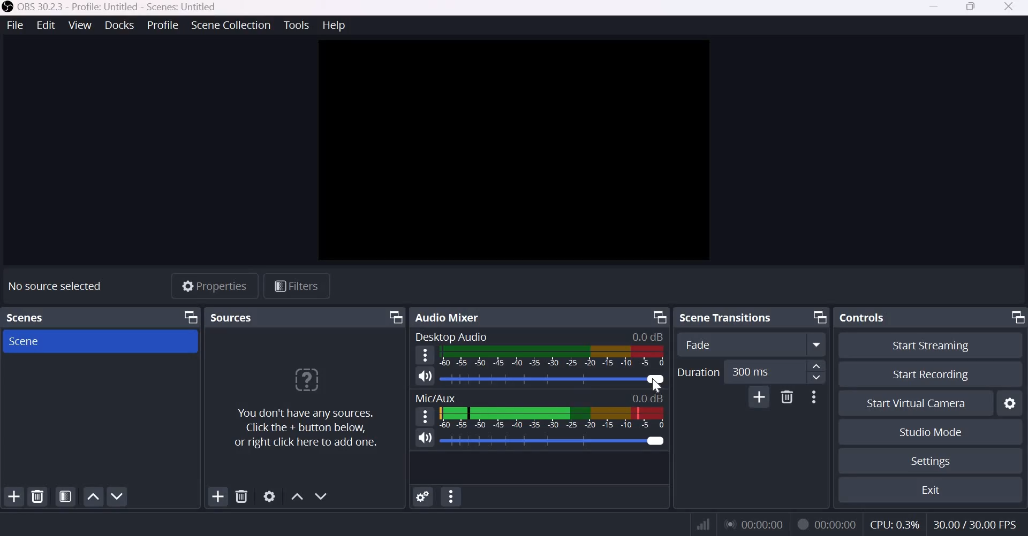 This screenshot has width=1028, height=536. Describe the element at coordinates (29, 318) in the screenshot. I see `Scenes` at that location.